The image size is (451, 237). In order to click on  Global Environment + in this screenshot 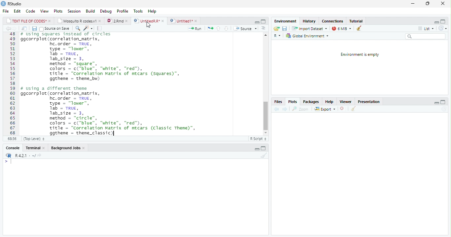, I will do `click(309, 36)`.